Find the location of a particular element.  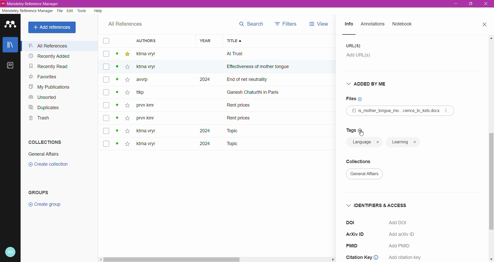

ArXiV ID is located at coordinates (357, 233).